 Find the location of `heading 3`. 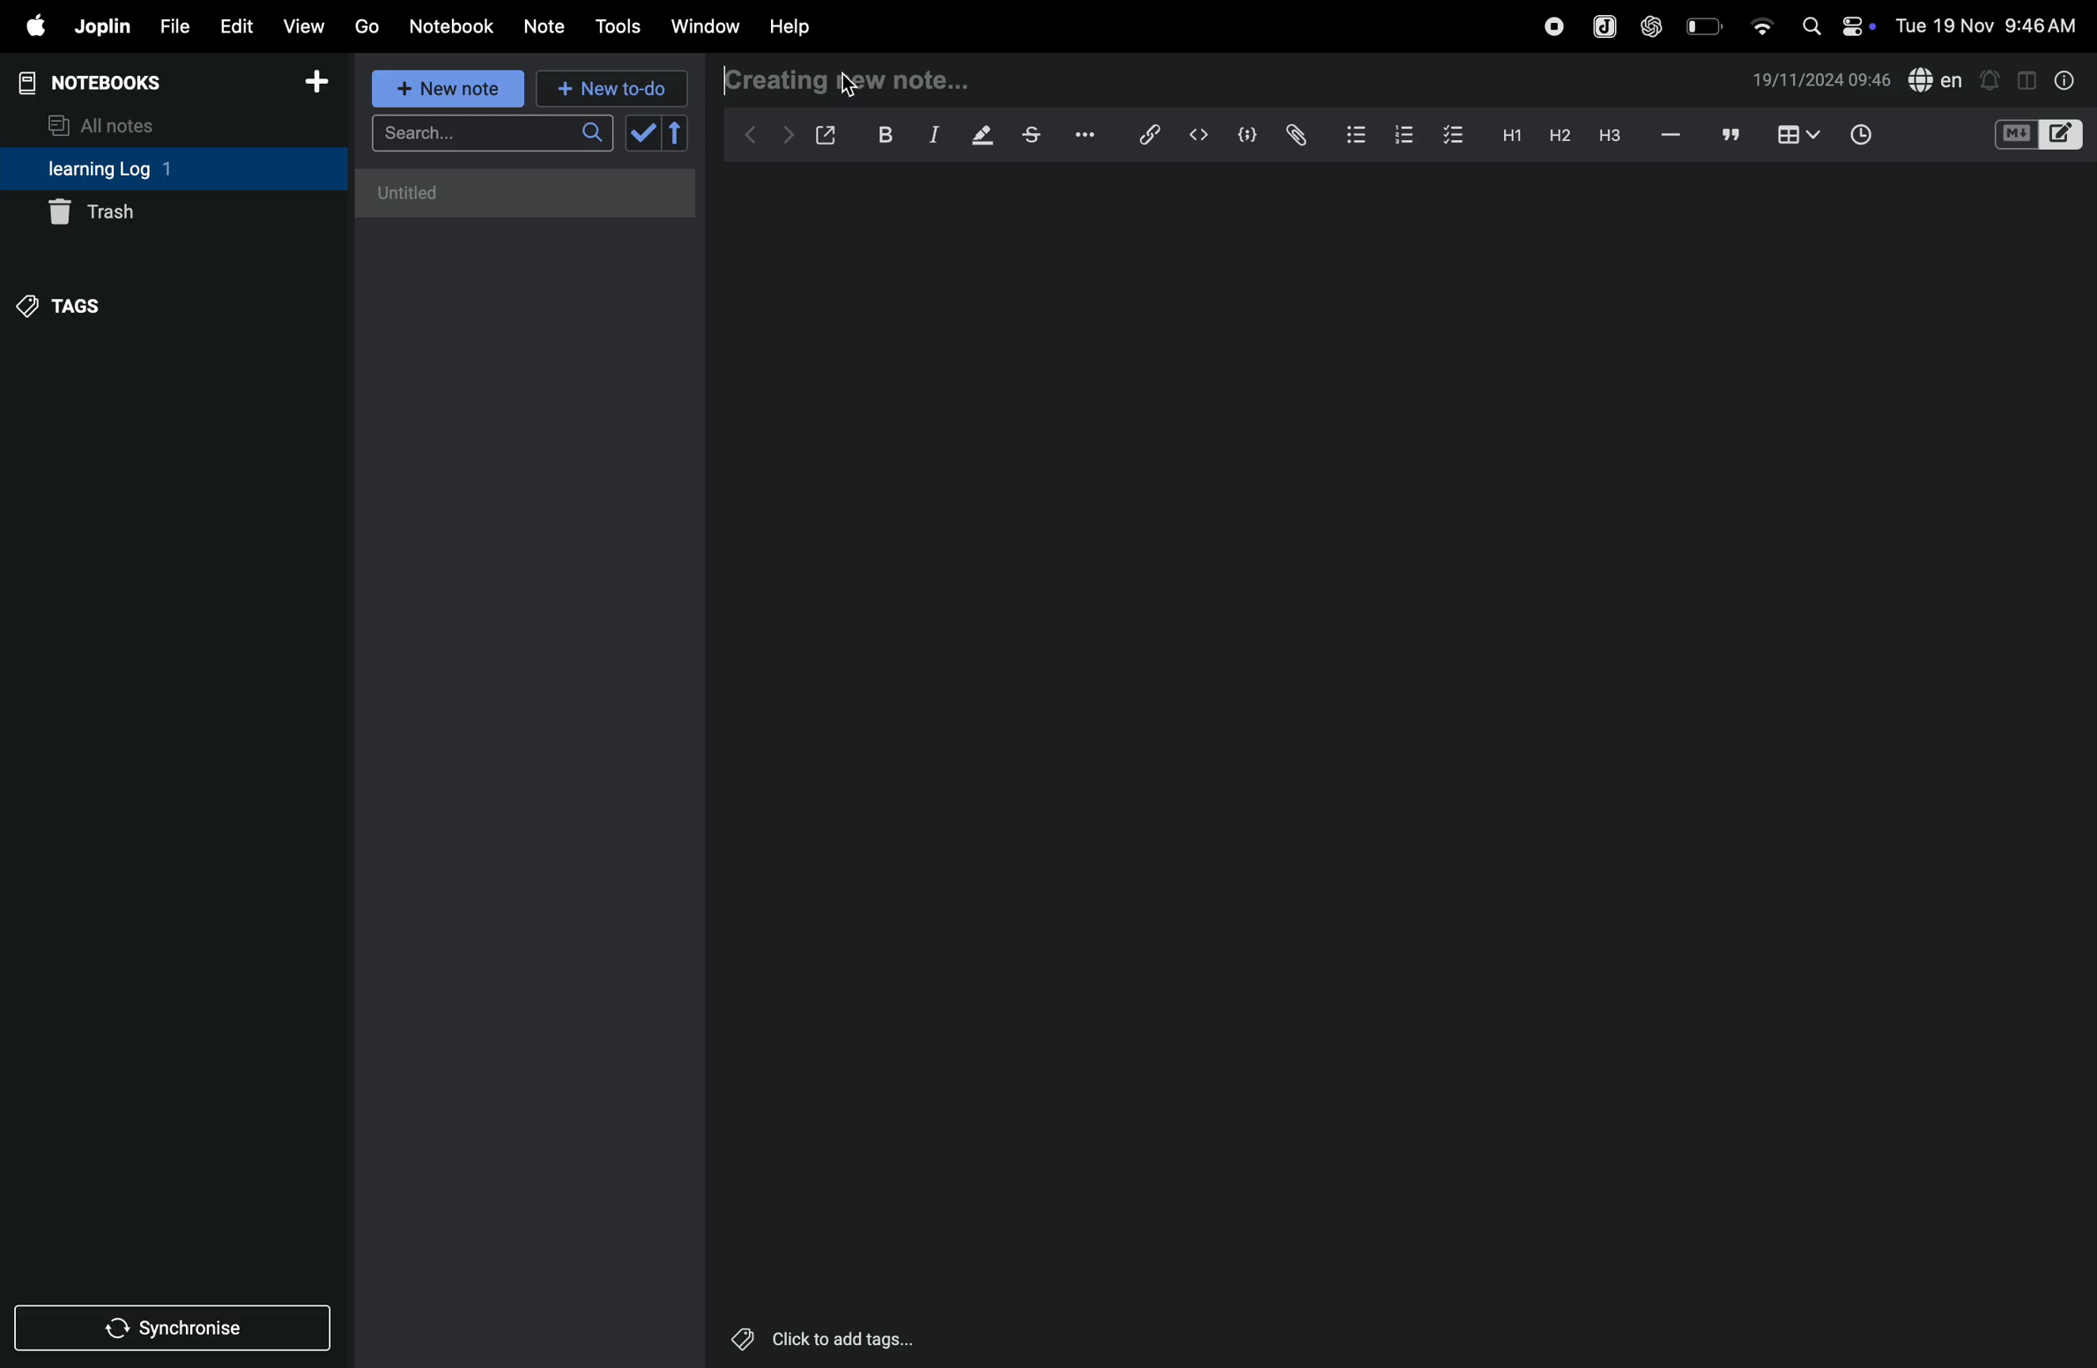

heading 3 is located at coordinates (1610, 136).